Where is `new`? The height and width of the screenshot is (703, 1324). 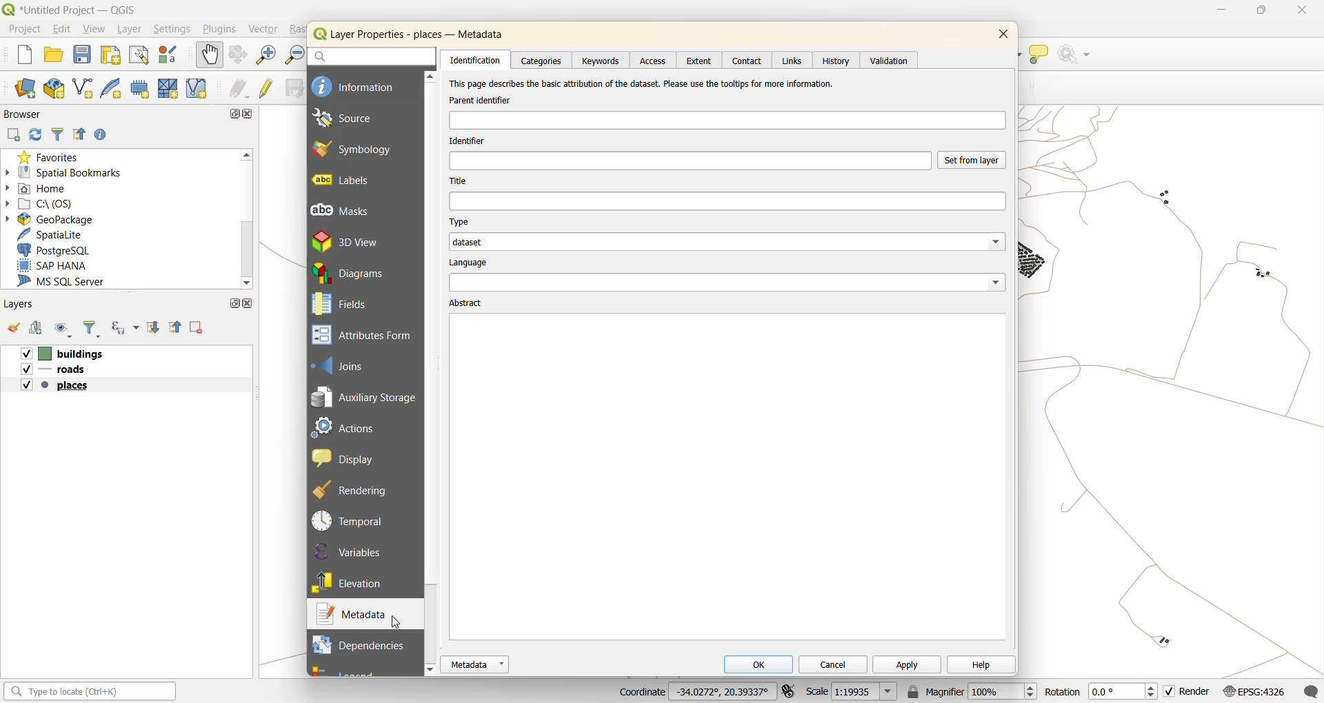 new is located at coordinates (26, 56).